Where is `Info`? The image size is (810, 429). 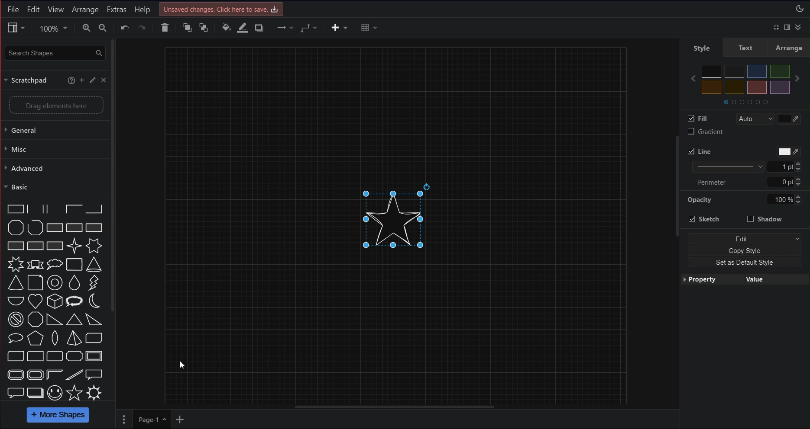 Info is located at coordinates (71, 80).